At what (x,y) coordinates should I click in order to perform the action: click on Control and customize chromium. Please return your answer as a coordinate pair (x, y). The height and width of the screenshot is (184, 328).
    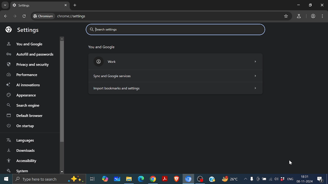
    Looking at the image, I should click on (323, 16).